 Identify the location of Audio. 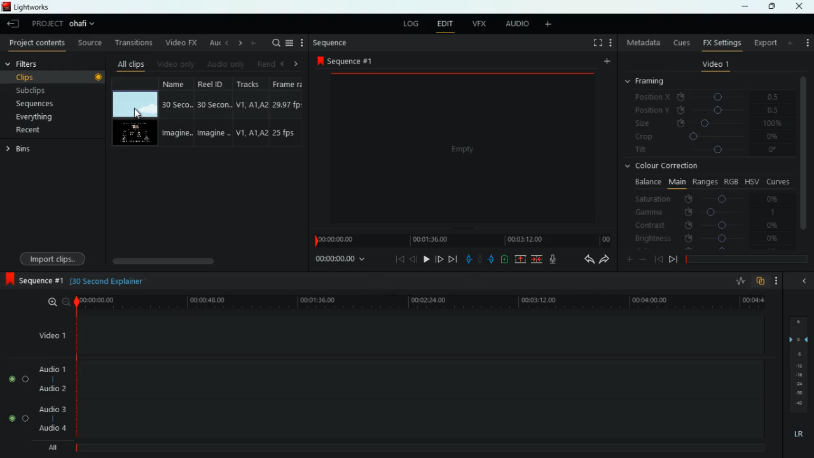
(18, 419).